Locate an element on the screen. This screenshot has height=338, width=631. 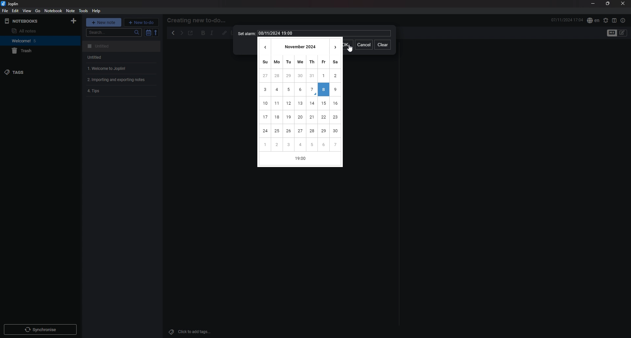
note is located at coordinates (70, 11).